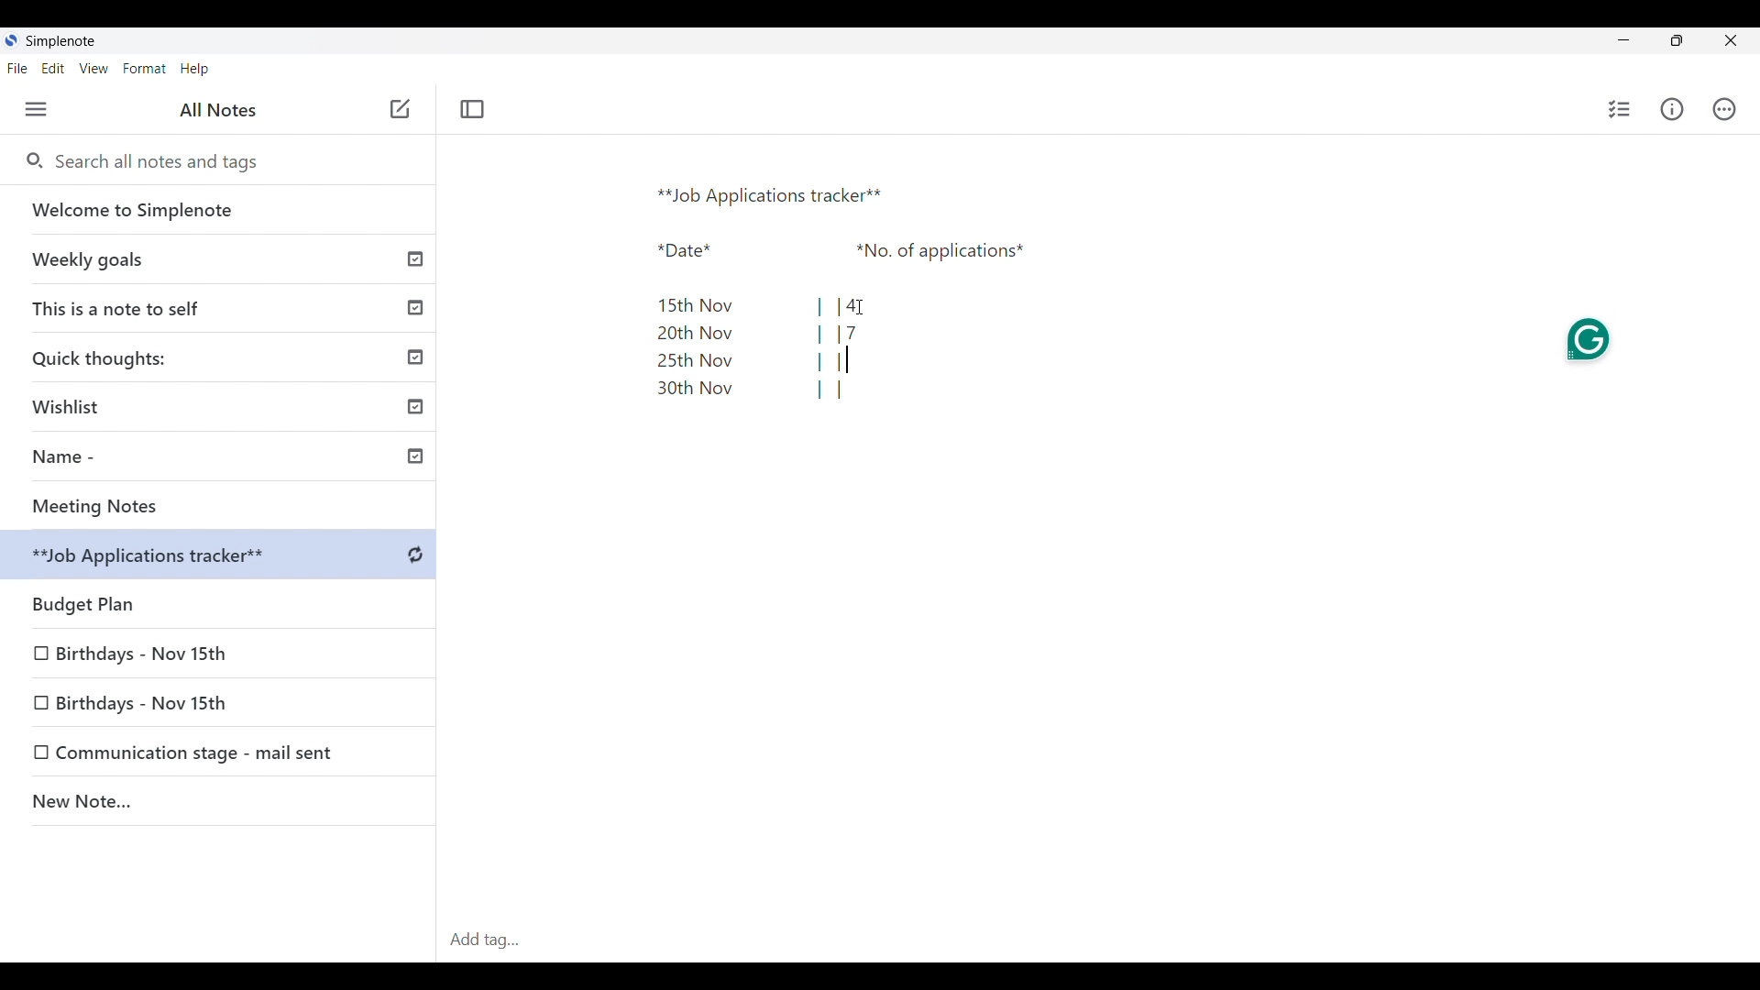 The image size is (1760, 990). What do you see at coordinates (53, 68) in the screenshot?
I see `Edit` at bounding box center [53, 68].